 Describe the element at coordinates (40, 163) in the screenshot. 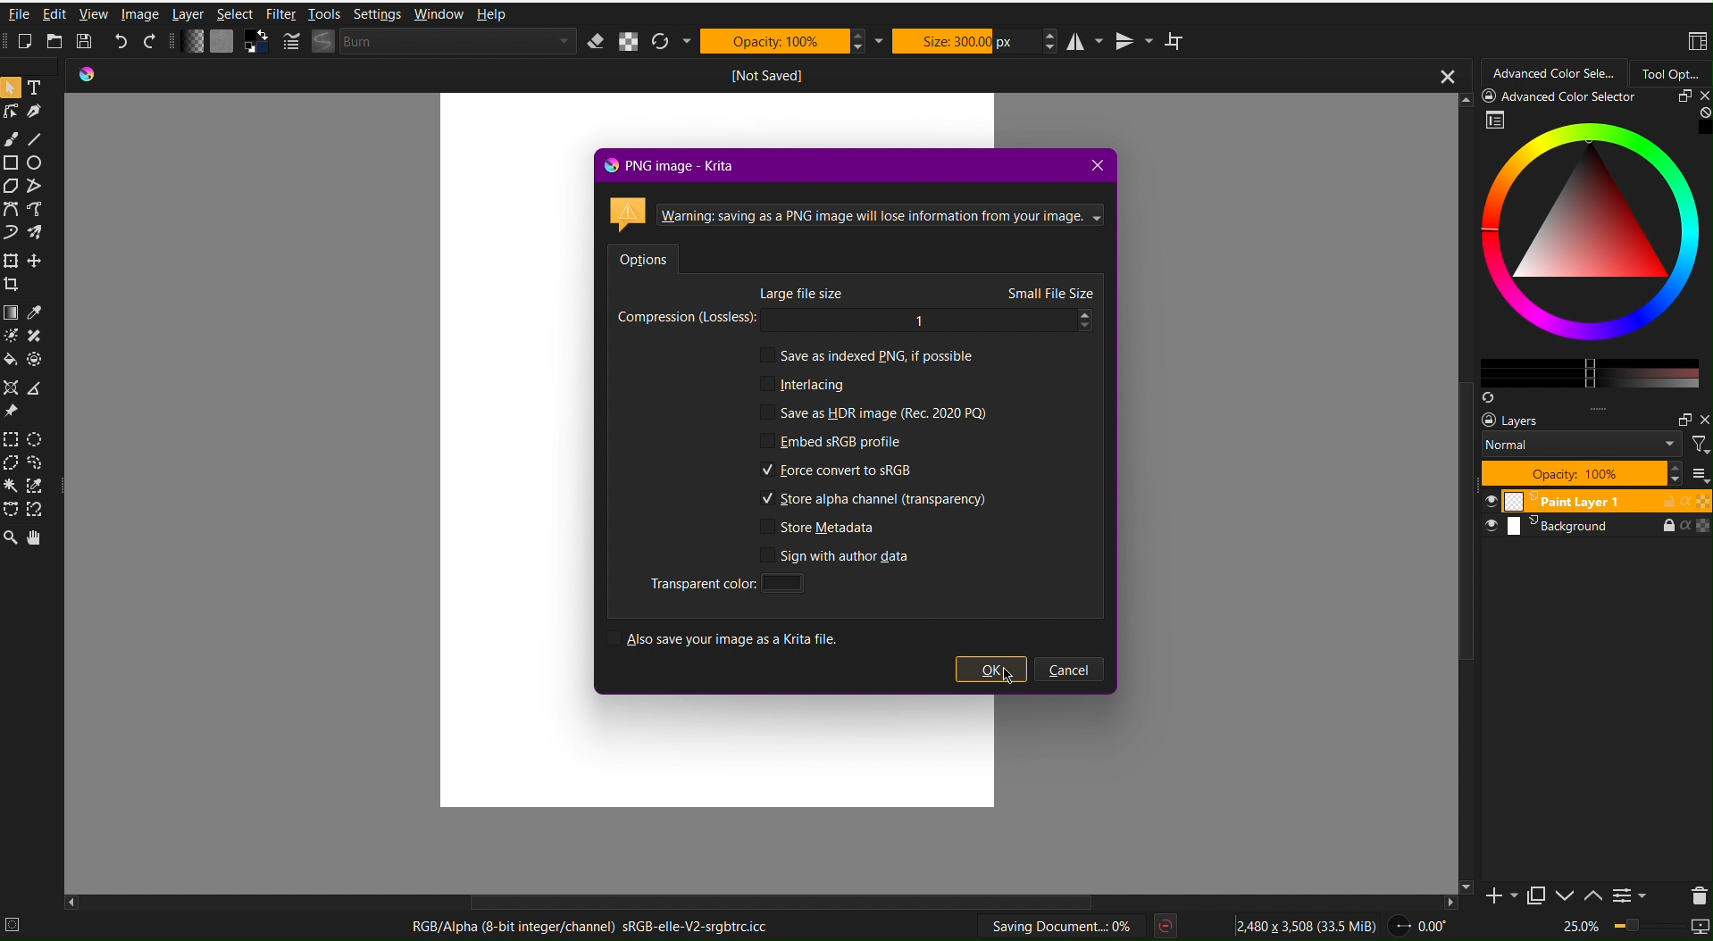

I see `Circle` at that location.